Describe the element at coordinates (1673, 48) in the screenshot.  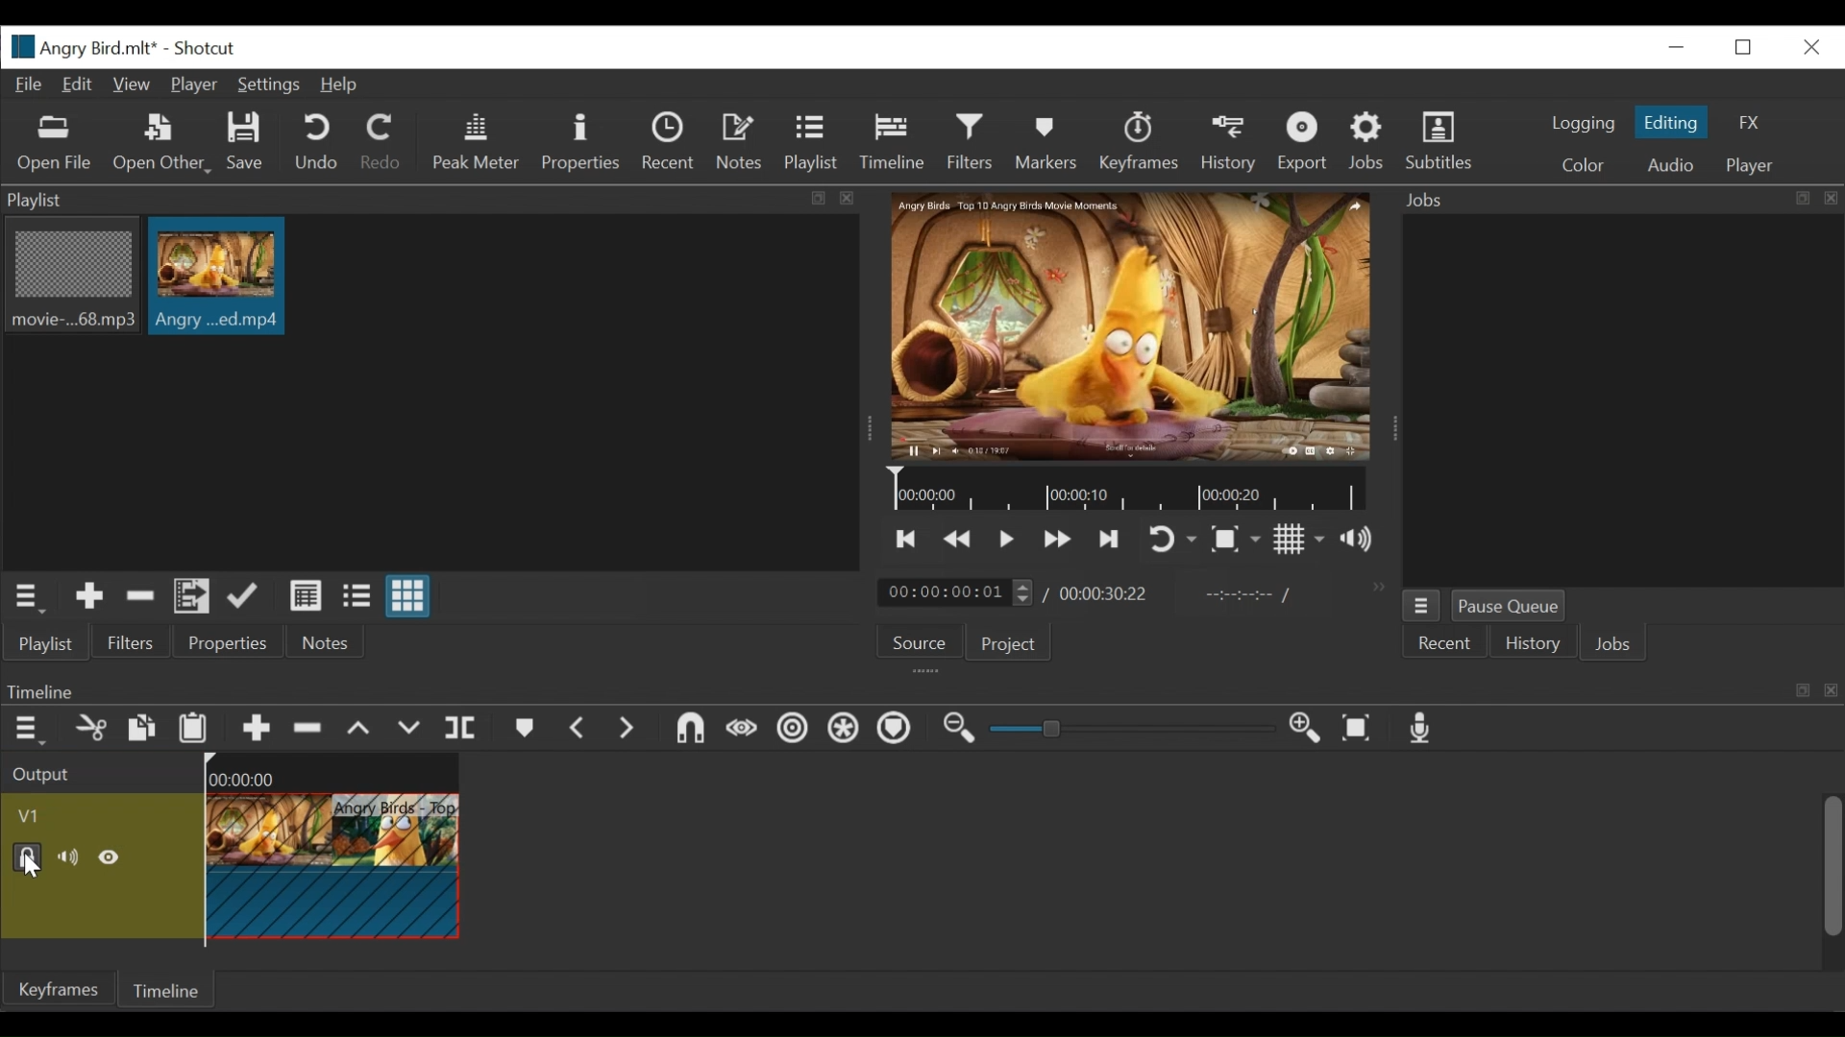
I see `minimize` at that location.